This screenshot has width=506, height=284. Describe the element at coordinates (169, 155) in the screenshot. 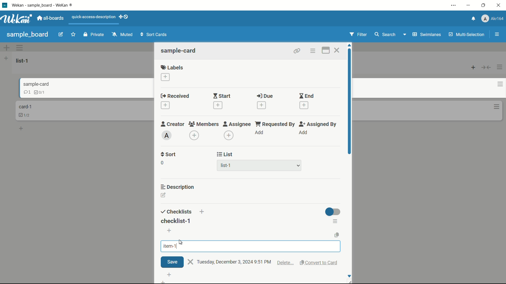

I see `sort` at that location.